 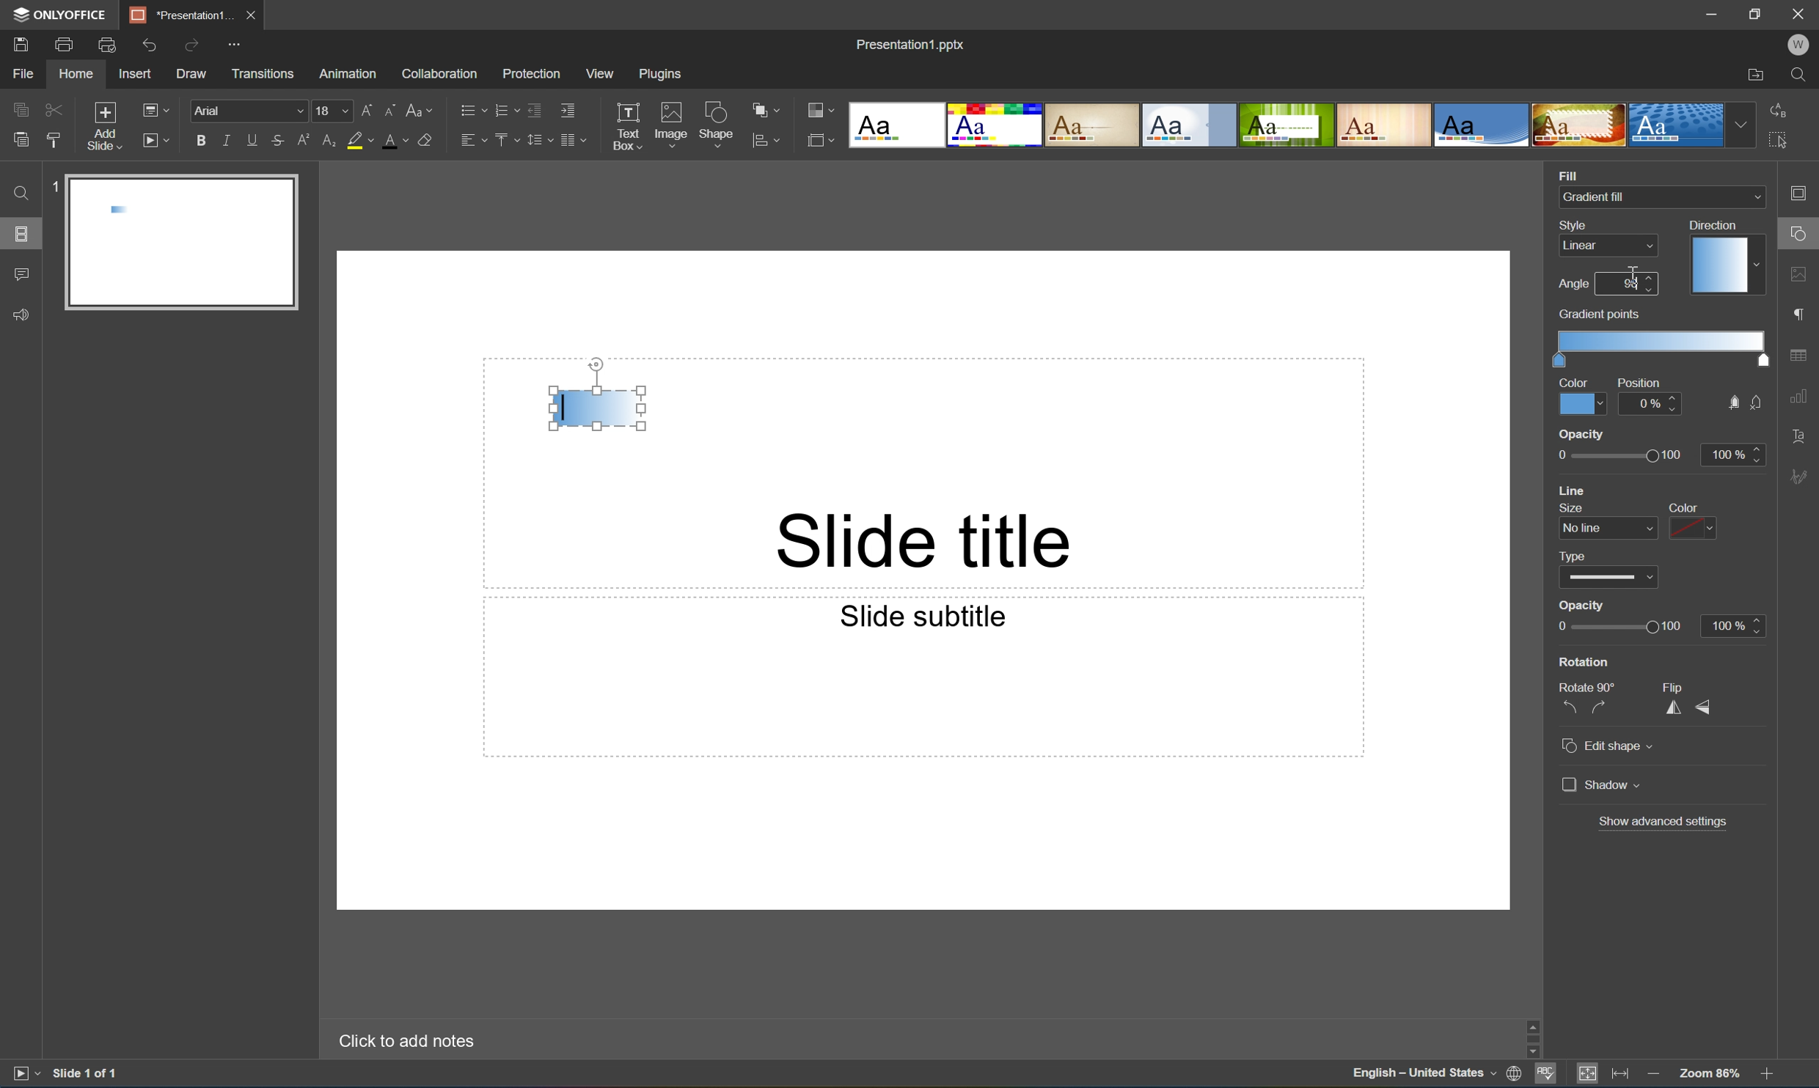 I want to click on Insert, so click(x=134, y=74).